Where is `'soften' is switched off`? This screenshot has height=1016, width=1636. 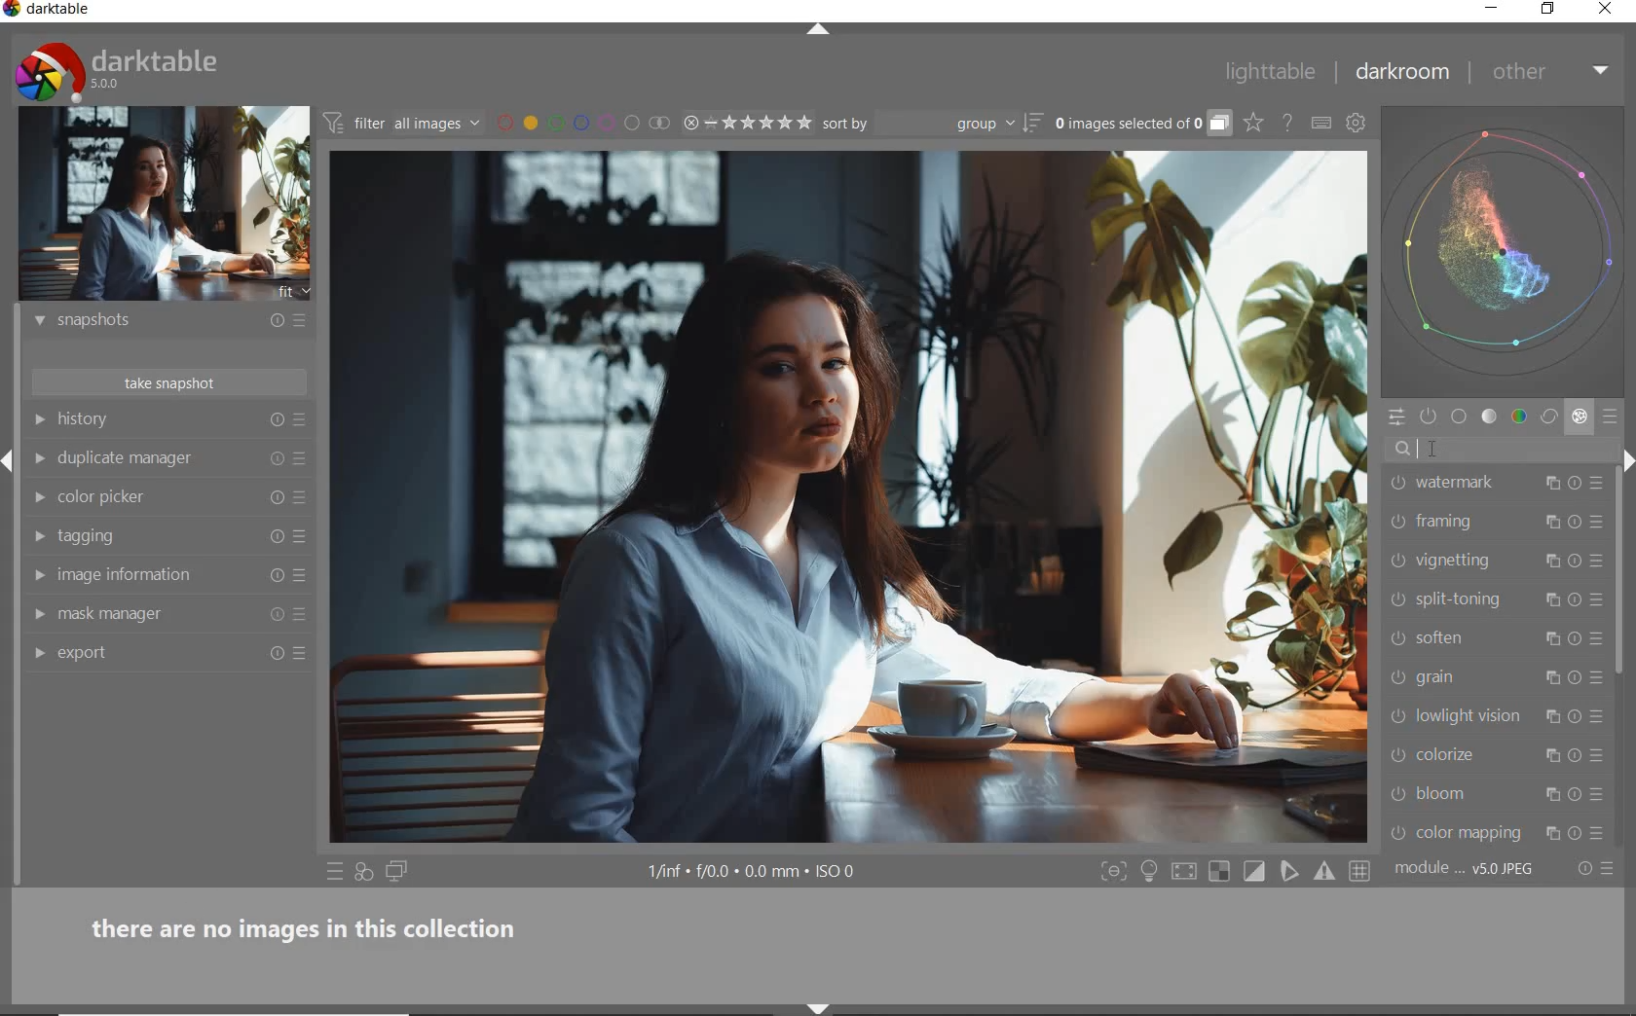 'soften' is switched off is located at coordinates (1394, 637).